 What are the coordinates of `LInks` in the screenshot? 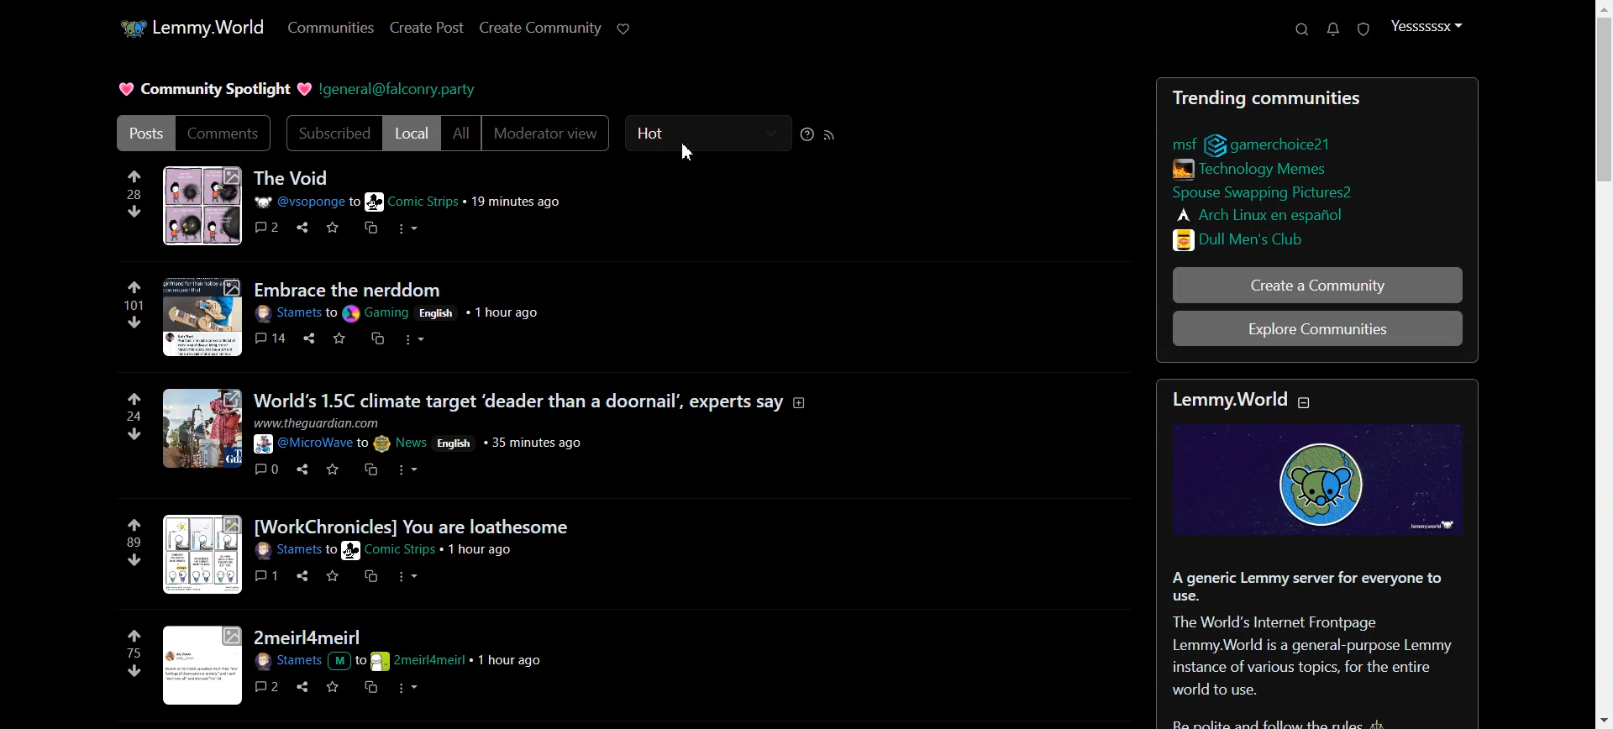 It's located at (1285, 143).